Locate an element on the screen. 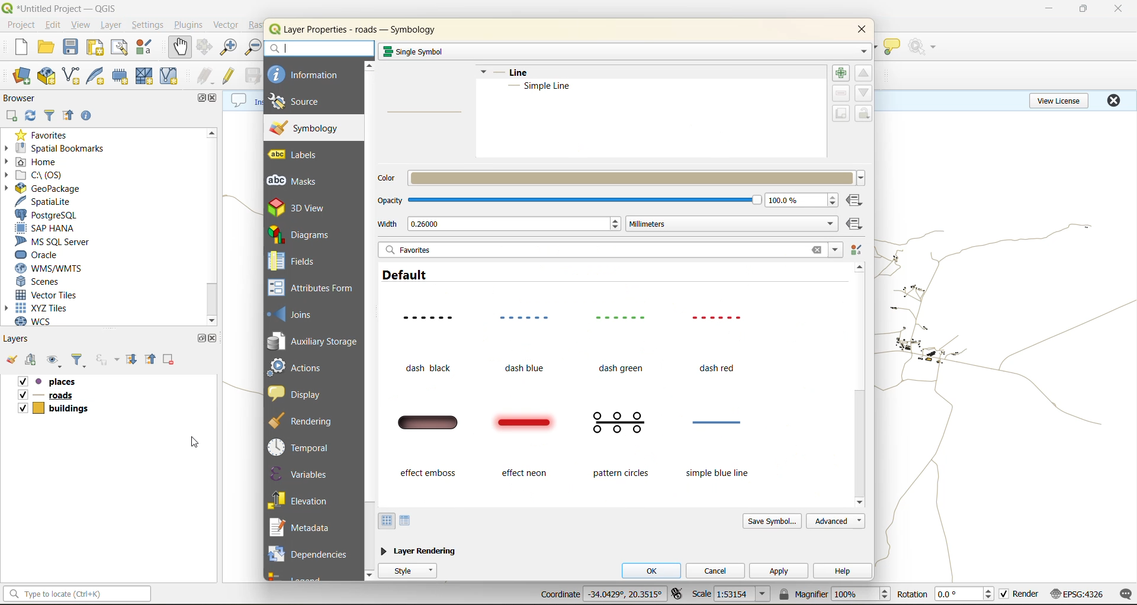 The width and height of the screenshot is (1137, 605). new is located at coordinates (20, 49).